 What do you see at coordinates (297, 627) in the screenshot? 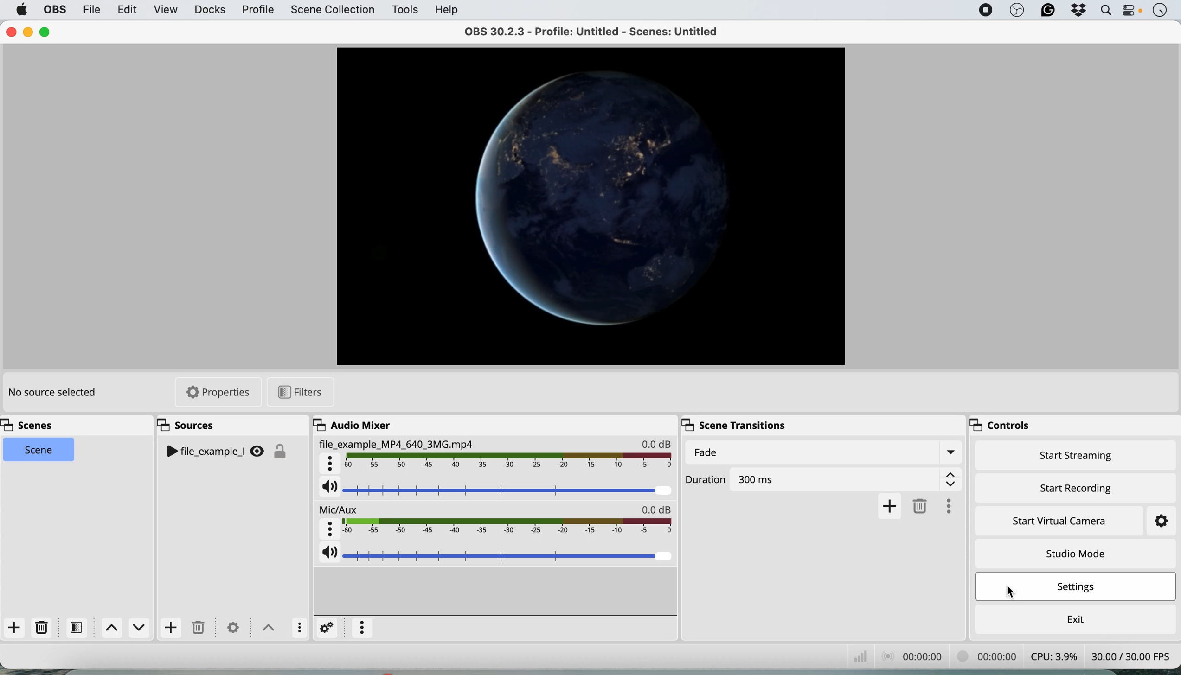
I see `more options` at bounding box center [297, 627].